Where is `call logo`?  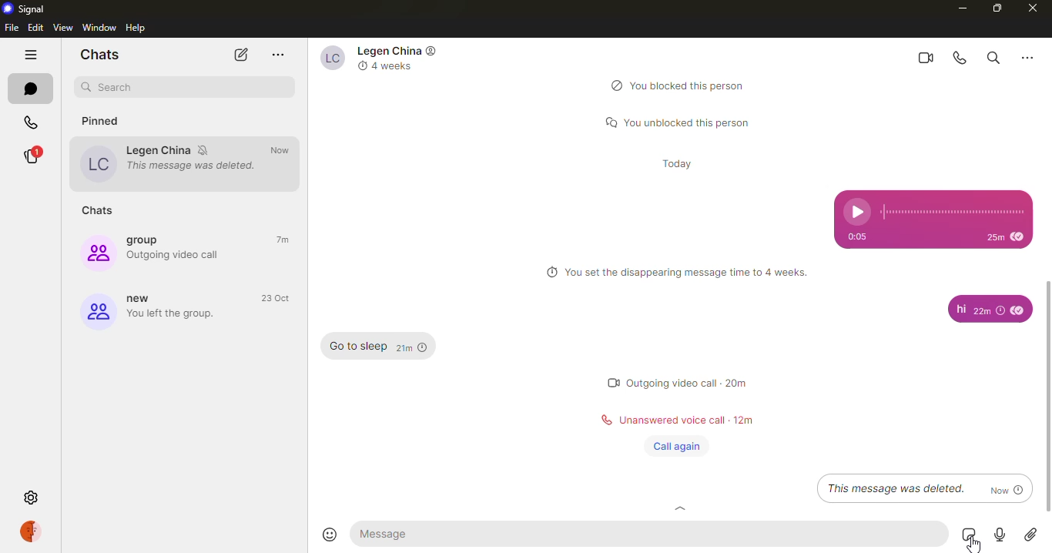
call logo is located at coordinates (601, 421).